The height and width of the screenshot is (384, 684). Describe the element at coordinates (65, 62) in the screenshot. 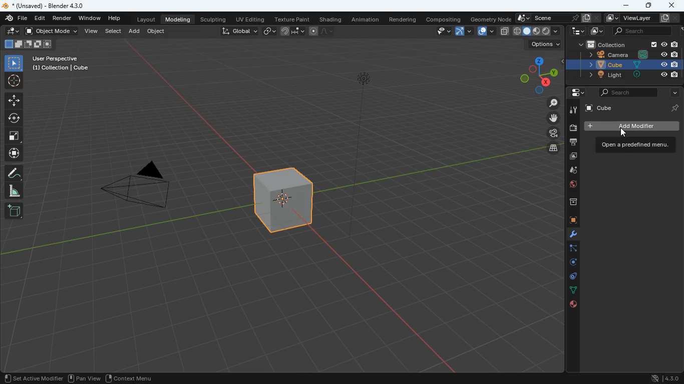

I see `user perspective` at that location.